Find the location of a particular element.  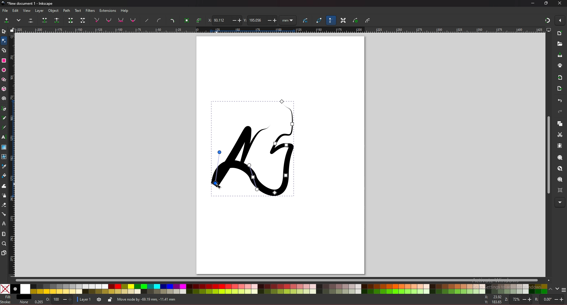

cut is located at coordinates (560, 135).